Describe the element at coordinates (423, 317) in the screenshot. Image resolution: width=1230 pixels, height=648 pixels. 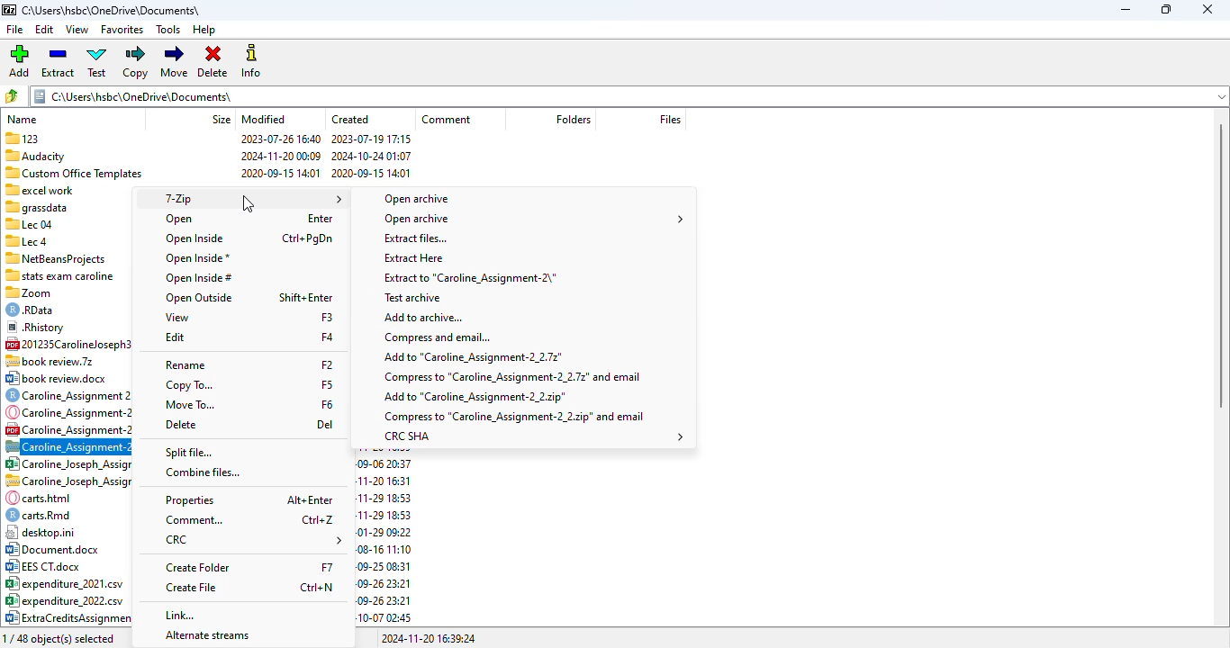
I see `add to archive` at that location.